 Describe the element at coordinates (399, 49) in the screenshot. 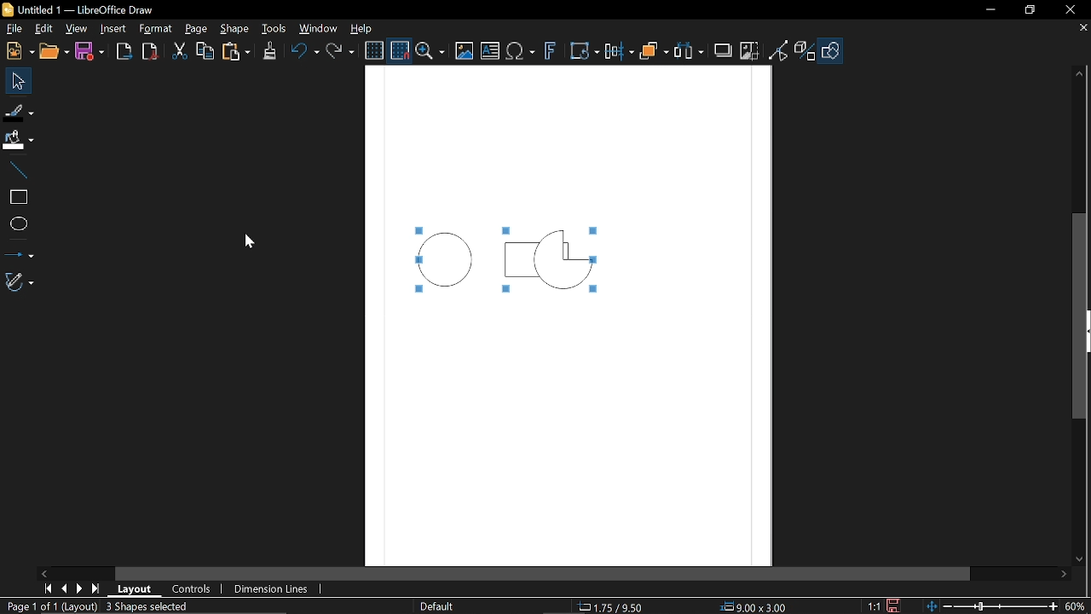

I see `Snap to grid` at that location.